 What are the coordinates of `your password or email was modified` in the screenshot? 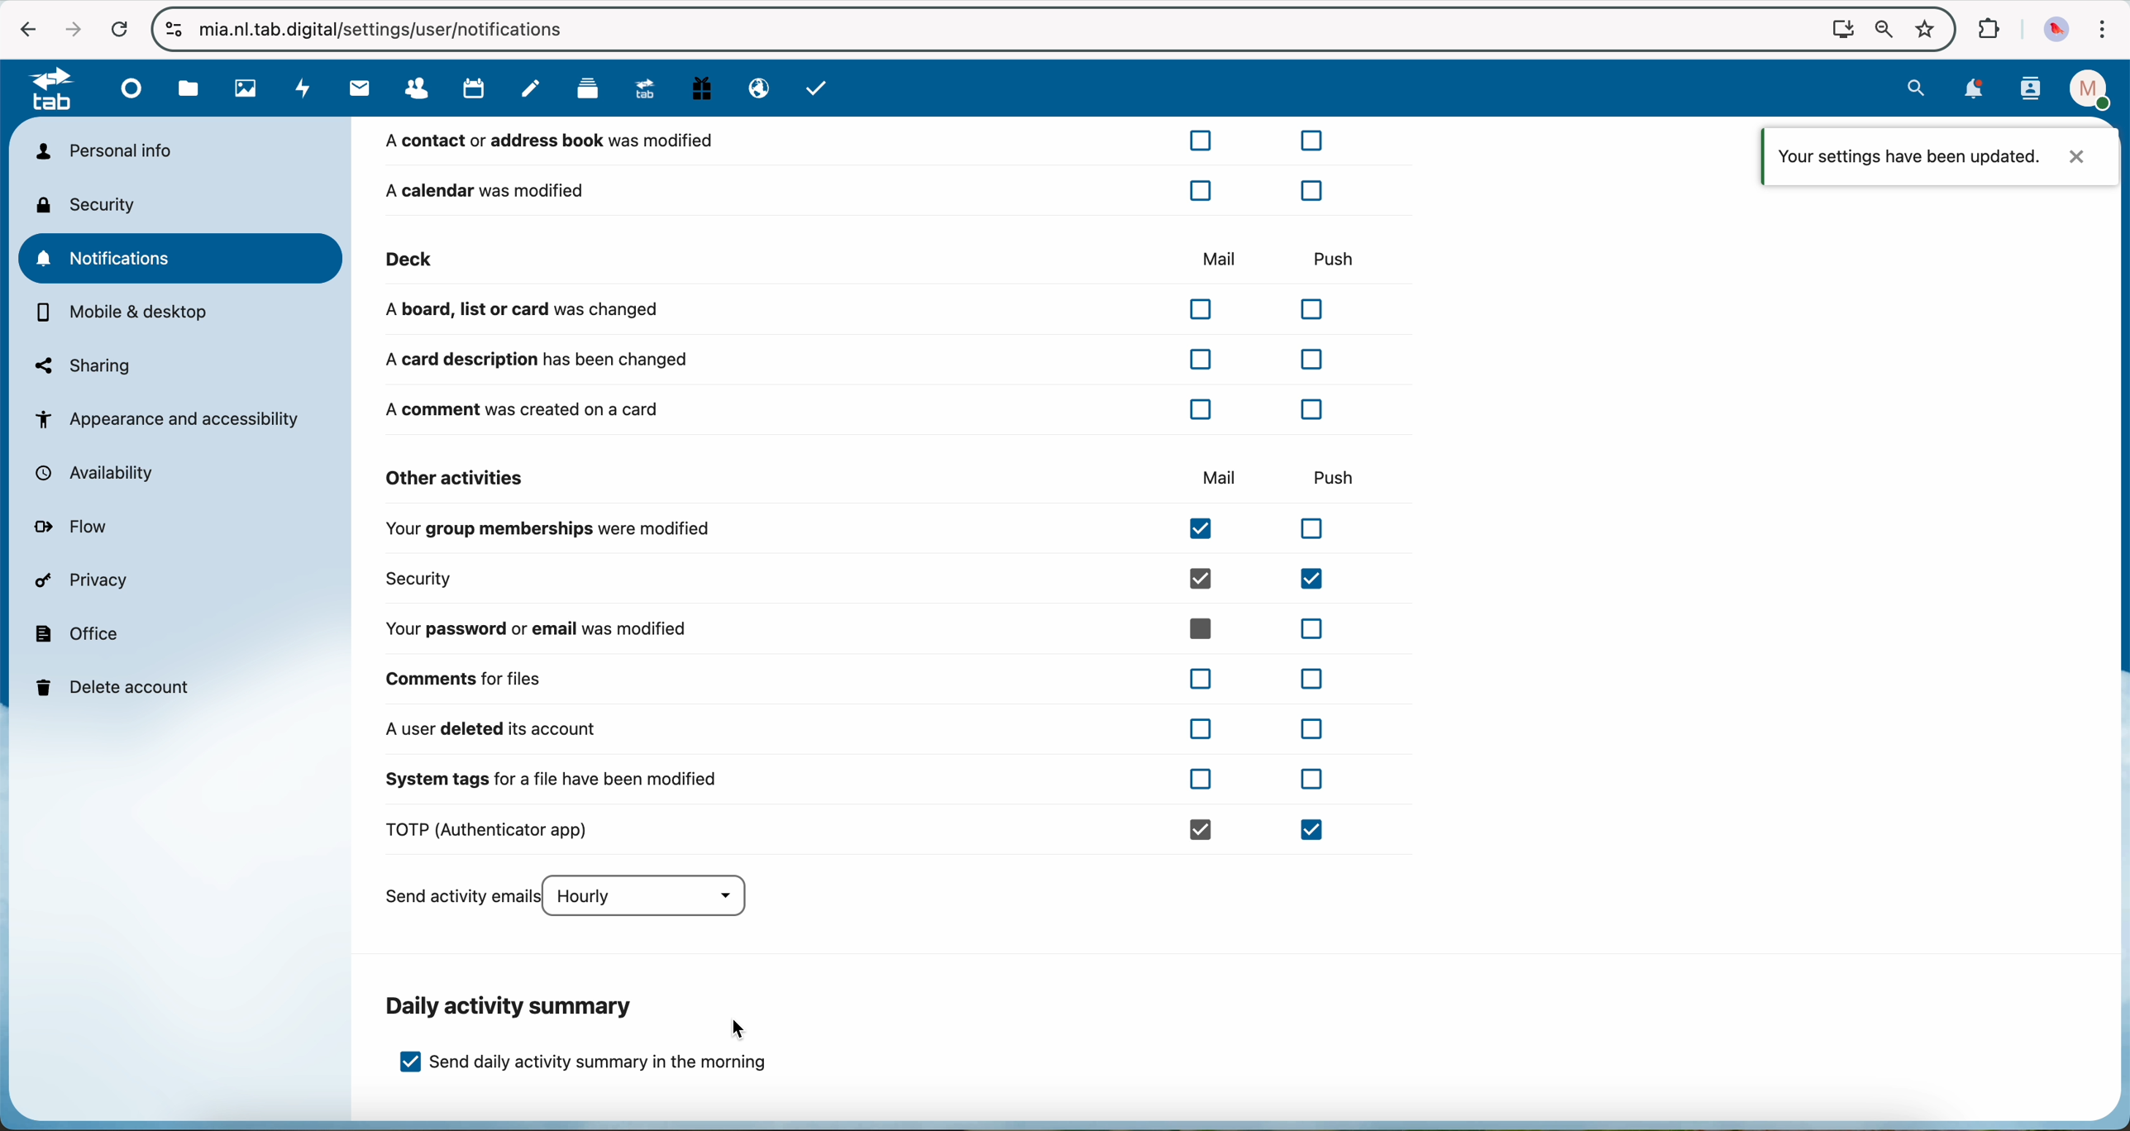 It's located at (862, 628).